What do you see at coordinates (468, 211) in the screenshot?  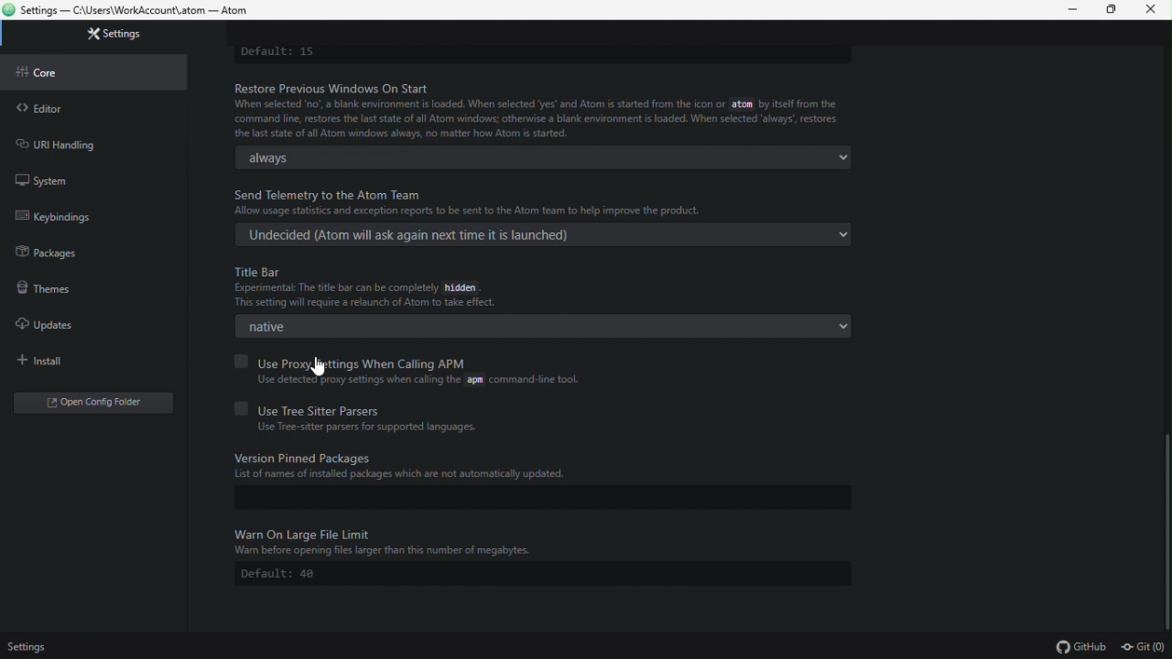 I see `Allow usage statistics and exception reports to be sent to the Atom team to help improve the product.` at bounding box center [468, 211].